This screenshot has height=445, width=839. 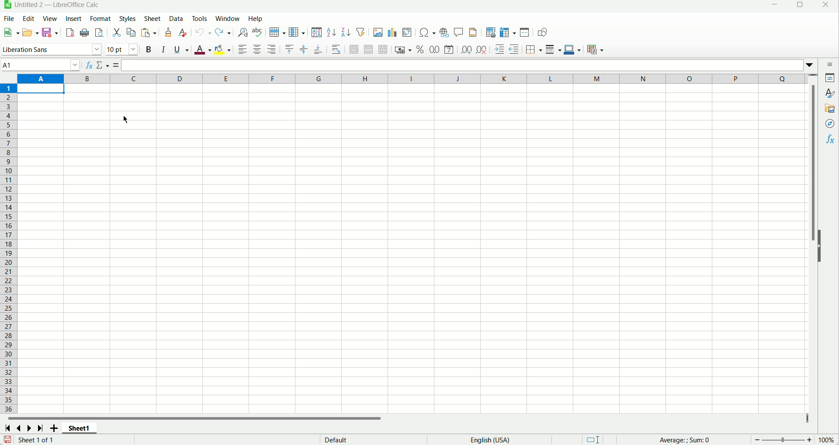 What do you see at coordinates (829, 78) in the screenshot?
I see `Properties` at bounding box center [829, 78].